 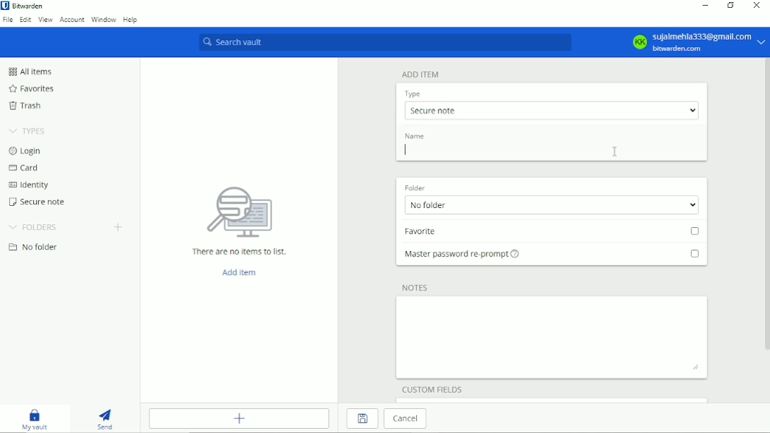 I want to click on Folder, so click(x=415, y=186).